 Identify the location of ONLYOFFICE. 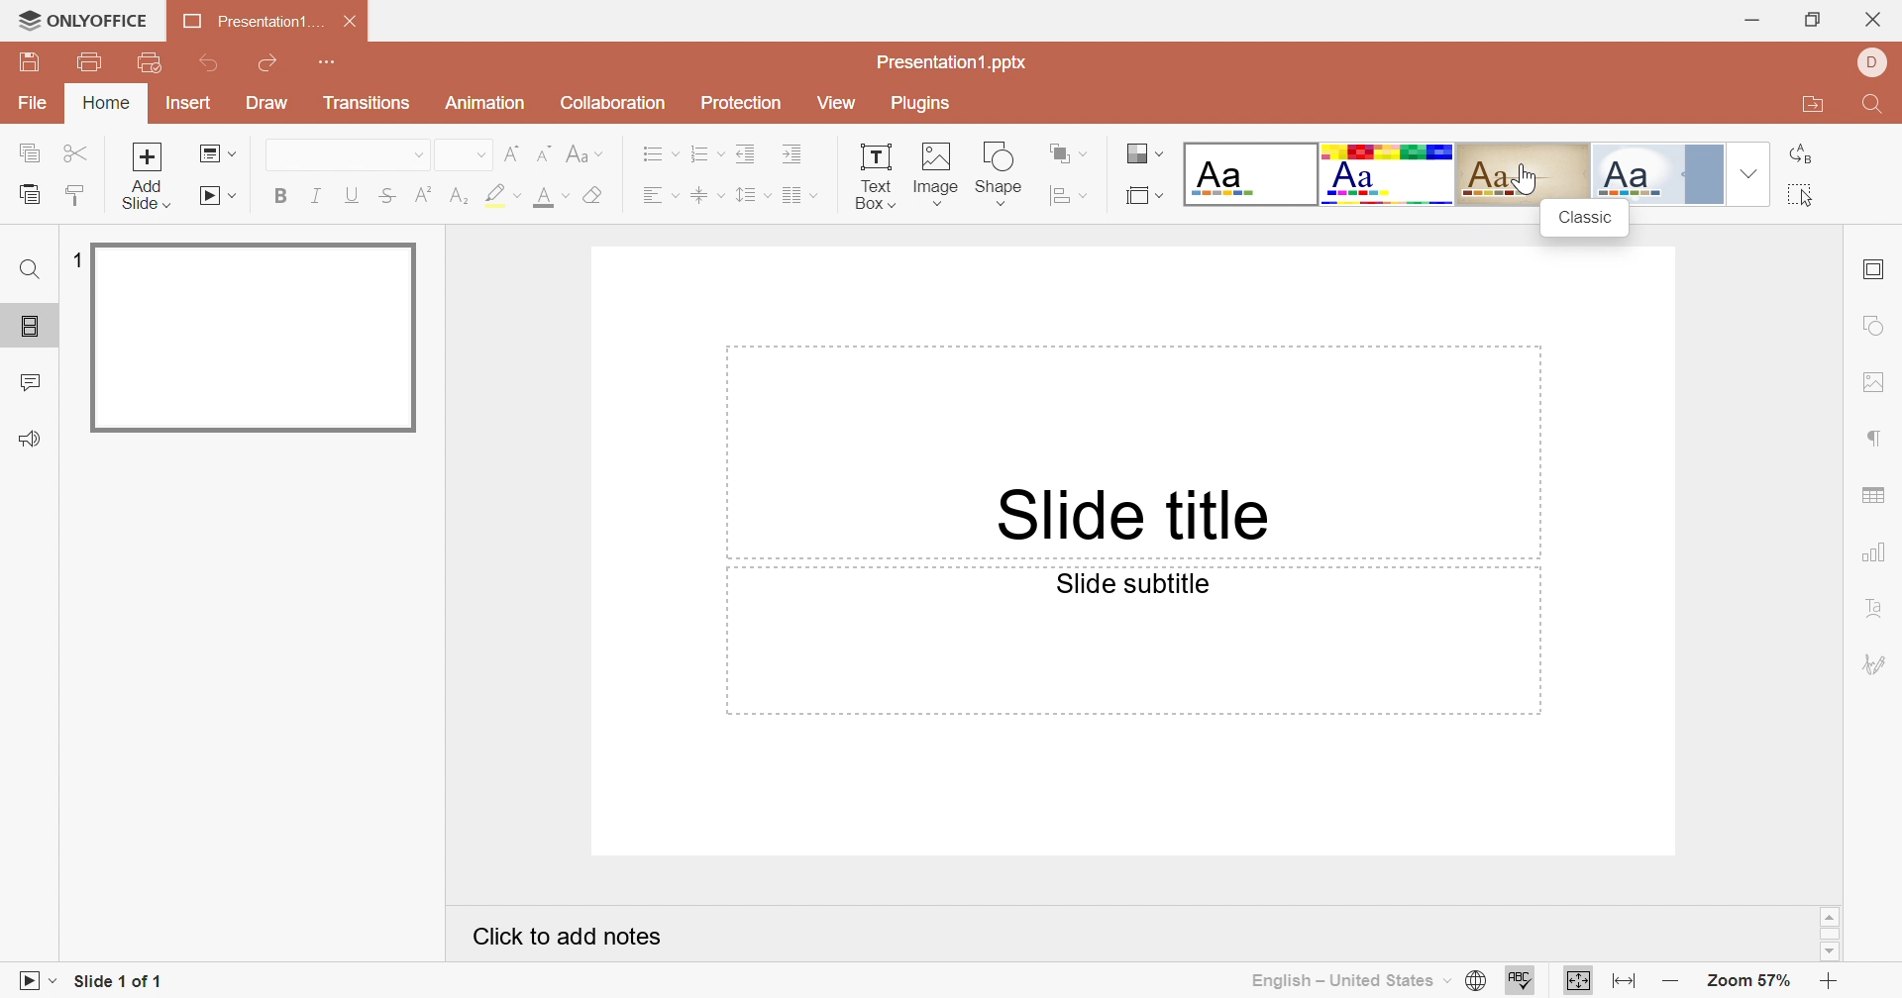
(77, 20).